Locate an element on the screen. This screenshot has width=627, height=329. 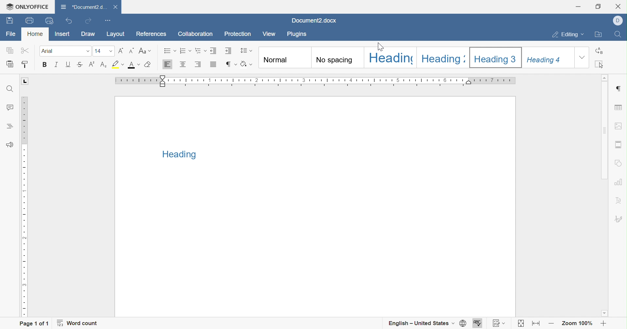
Superscript is located at coordinates (92, 65).